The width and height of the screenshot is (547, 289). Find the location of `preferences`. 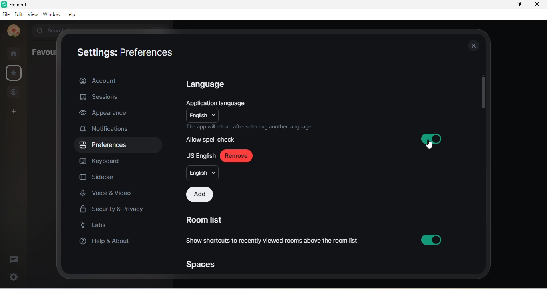

preferences is located at coordinates (104, 145).